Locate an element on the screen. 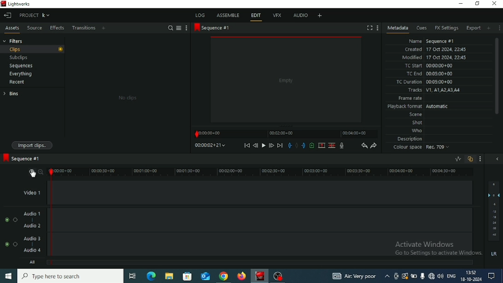 This screenshot has height=283, width=503. Toggle audio levels editing is located at coordinates (457, 159).